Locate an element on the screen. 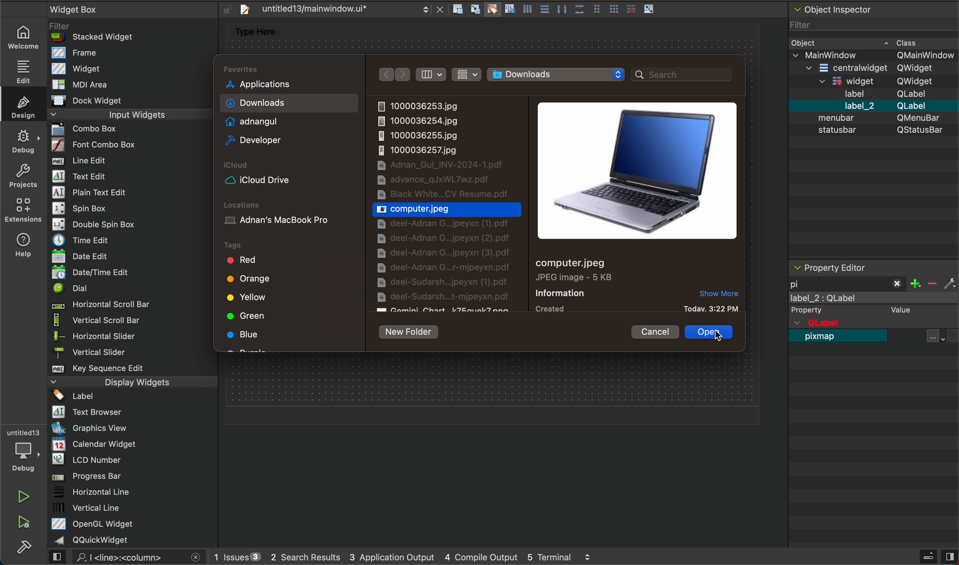  locations is located at coordinates (249, 201).